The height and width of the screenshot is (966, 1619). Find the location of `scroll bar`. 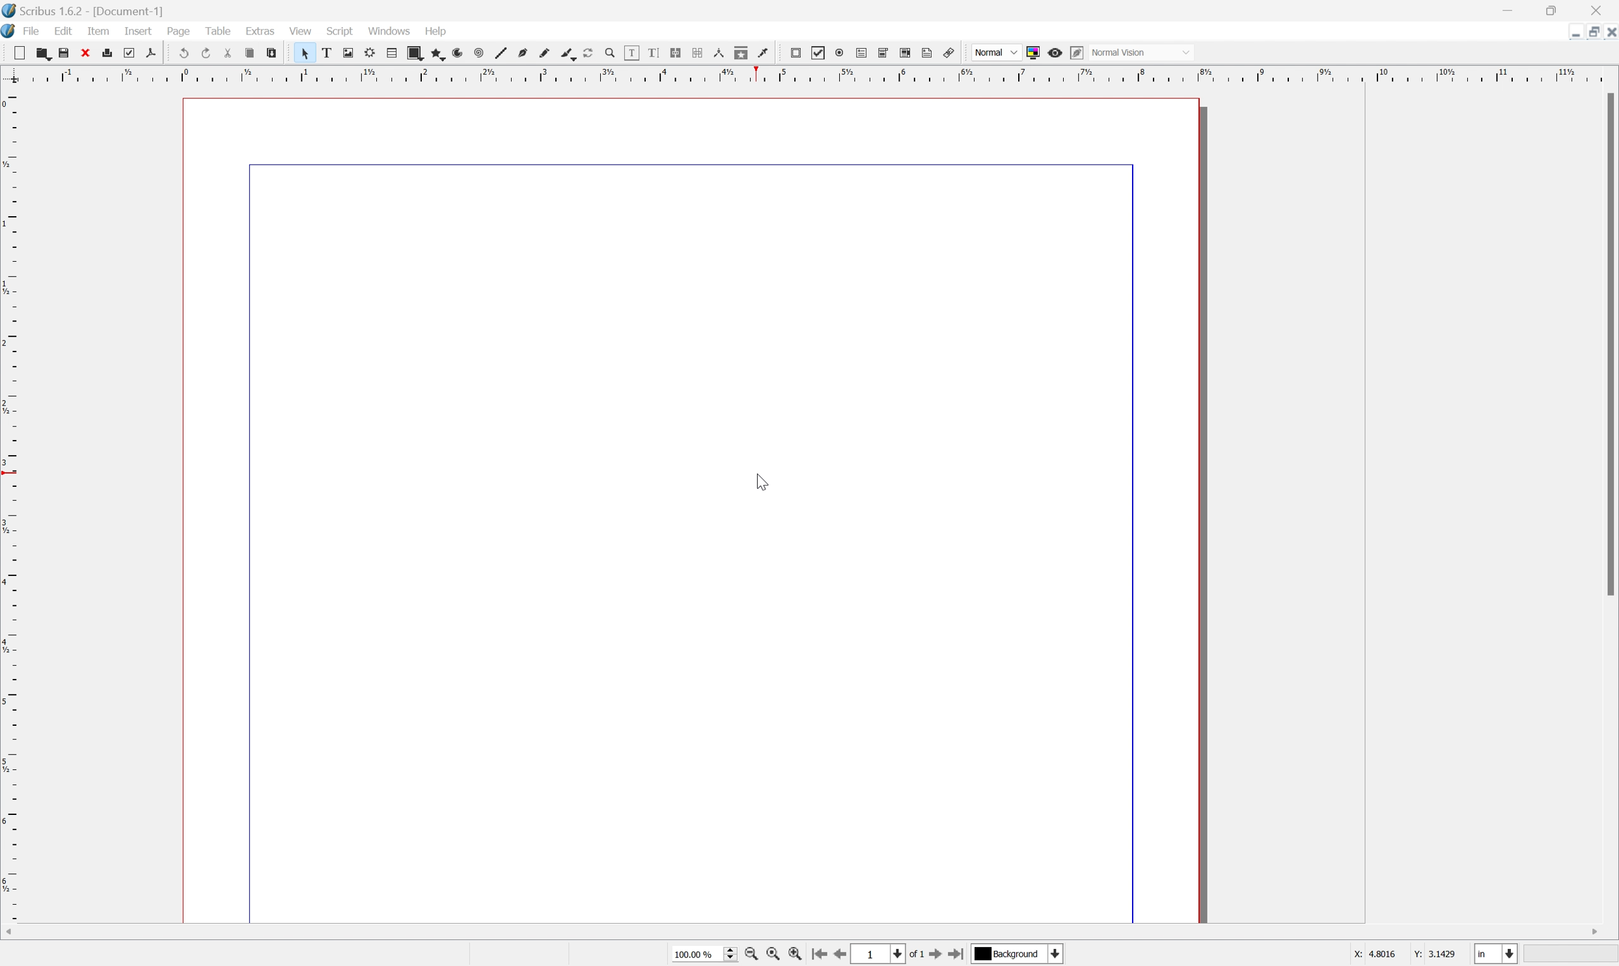

scroll bar is located at coordinates (1609, 344).